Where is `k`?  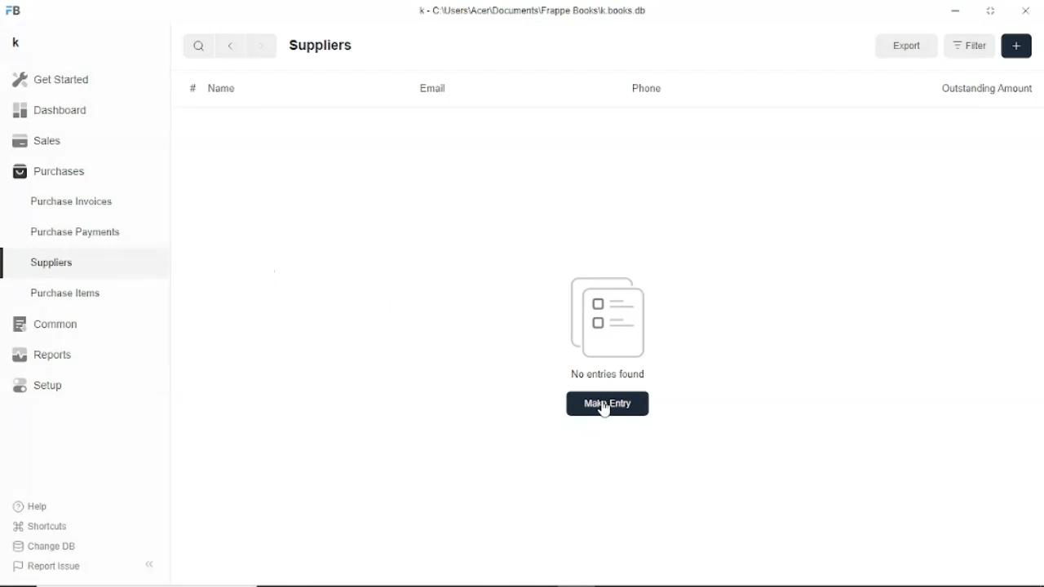
k is located at coordinates (15, 42).